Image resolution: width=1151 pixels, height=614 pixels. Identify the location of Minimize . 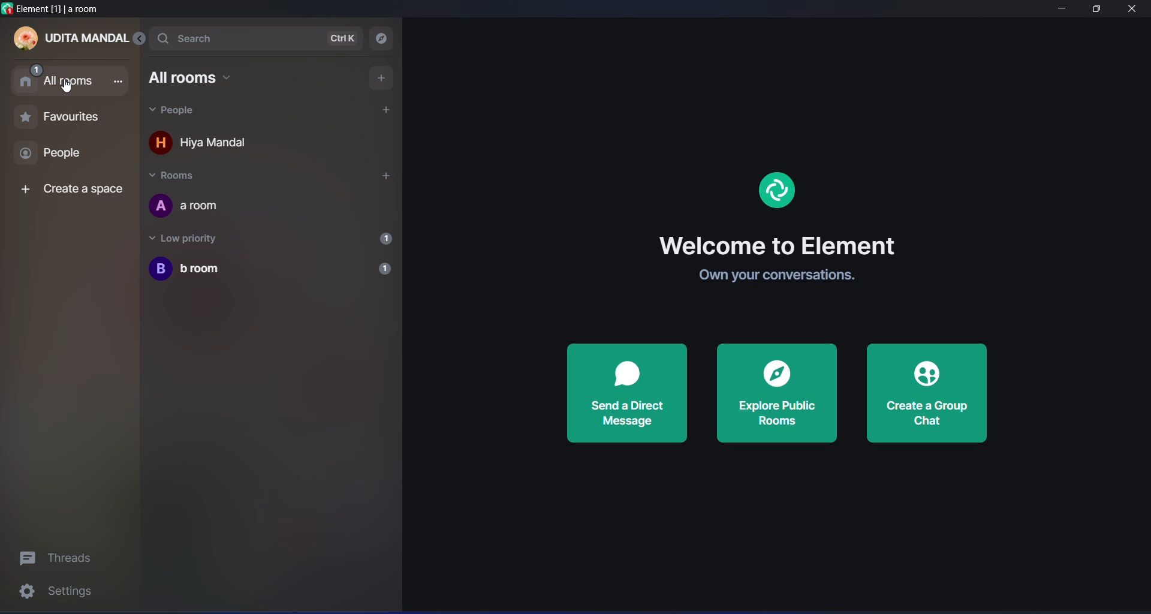
(1060, 10).